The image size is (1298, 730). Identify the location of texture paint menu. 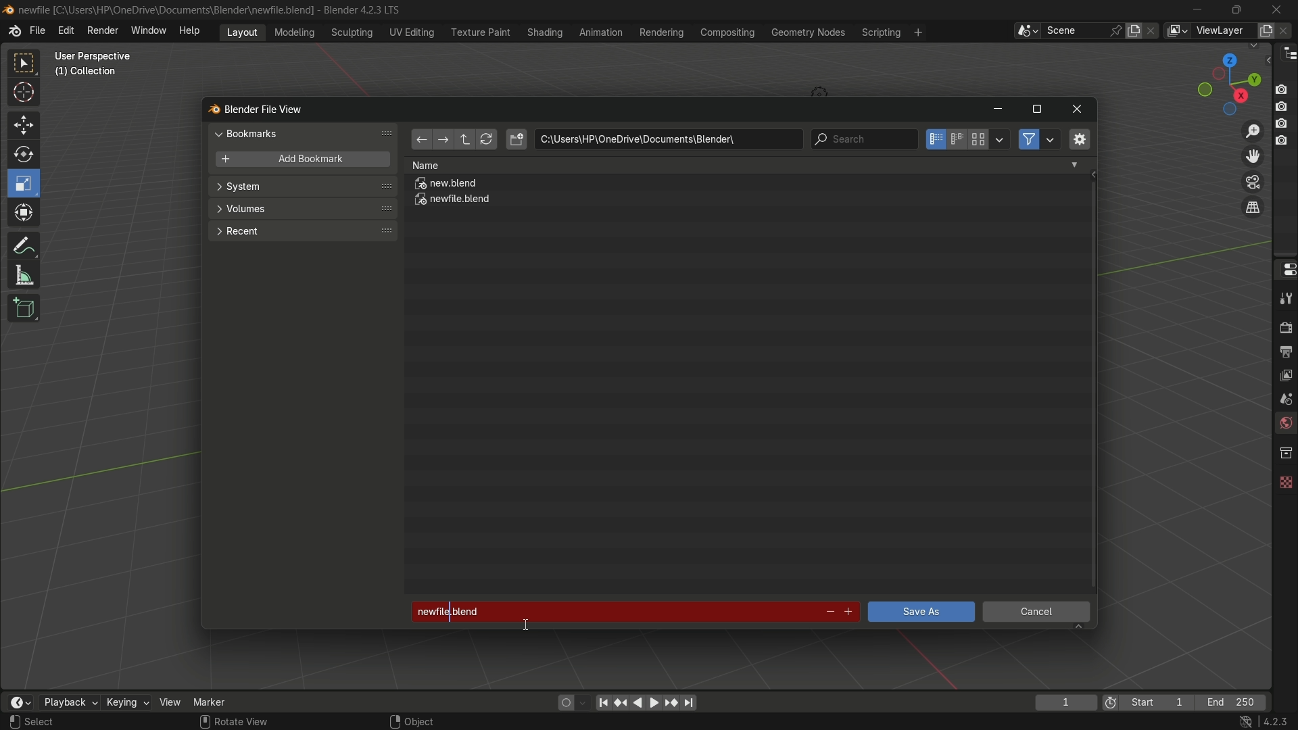
(479, 31).